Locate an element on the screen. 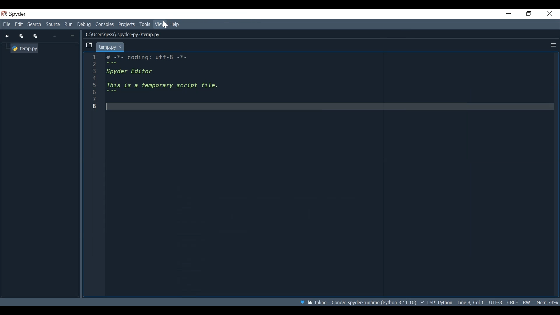  Go to cursor position is located at coordinates (8, 36).